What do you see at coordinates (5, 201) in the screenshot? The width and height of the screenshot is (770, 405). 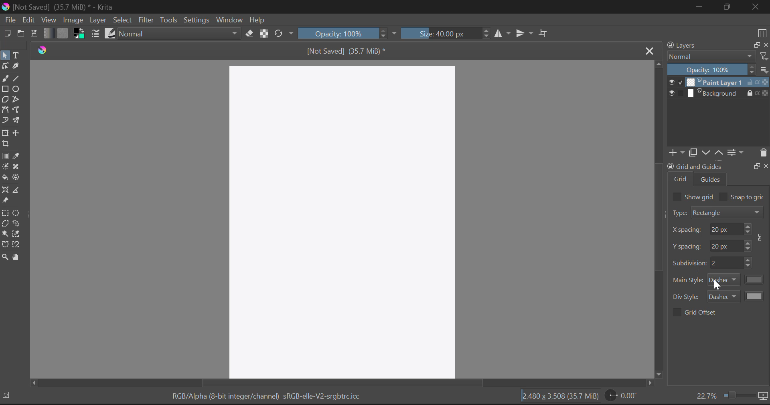 I see `Reference Image` at bounding box center [5, 201].